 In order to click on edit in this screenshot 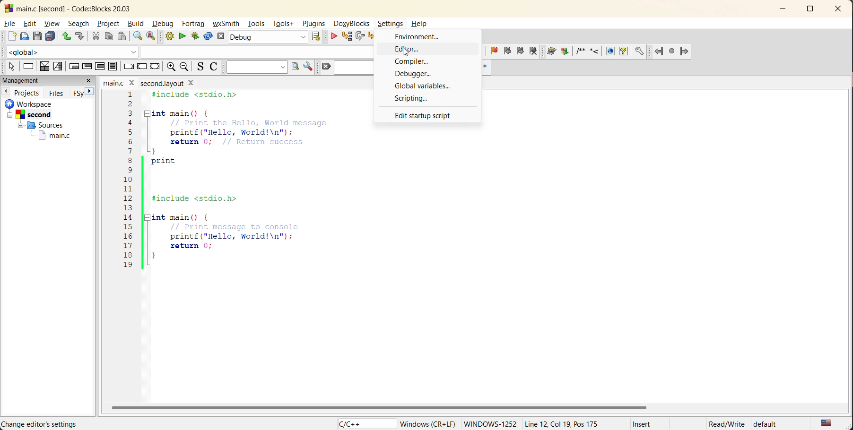, I will do `click(30, 24)`.